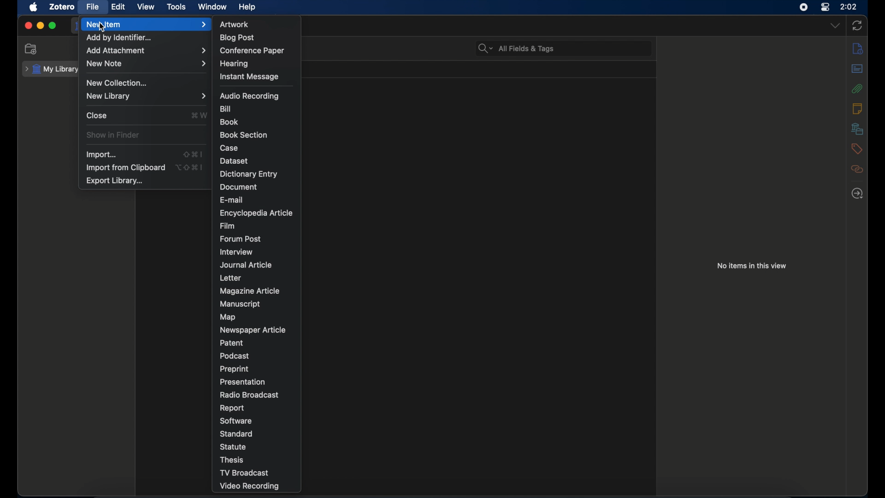  I want to click on no items in this view, so click(752, 266).